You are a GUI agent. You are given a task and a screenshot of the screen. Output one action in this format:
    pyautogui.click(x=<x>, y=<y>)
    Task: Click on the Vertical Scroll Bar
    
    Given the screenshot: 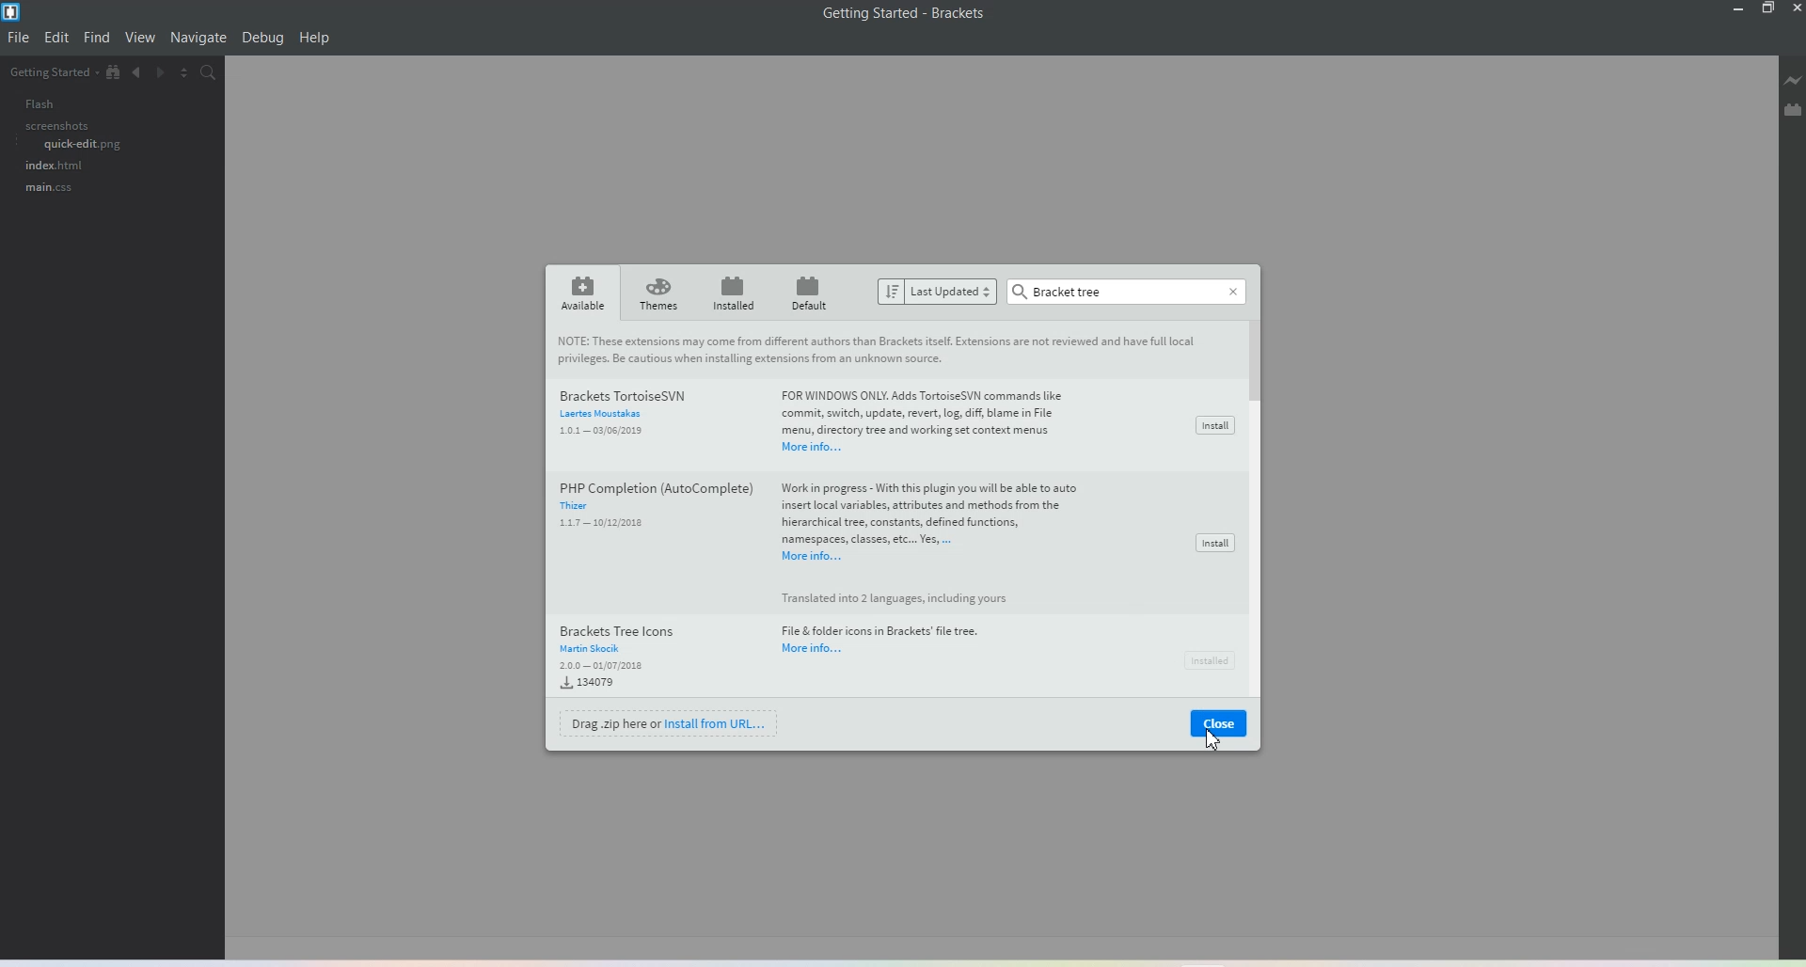 What is the action you would take?
    pyautogui.click(x=1259, y=513)
    